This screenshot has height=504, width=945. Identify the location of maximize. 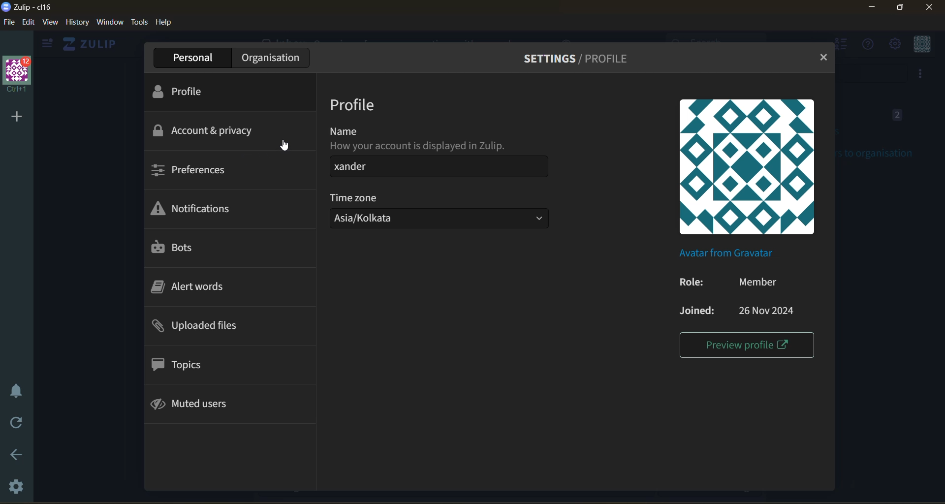
(898, 9).